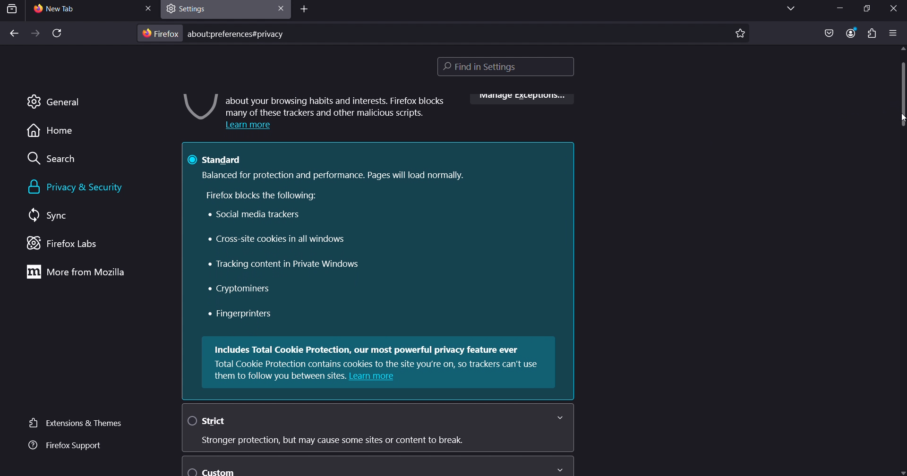 This screenshot has height=476, width=907. Describe the element at coordinates (63, 446) in the screenshot. I see `firefox support` at that location.